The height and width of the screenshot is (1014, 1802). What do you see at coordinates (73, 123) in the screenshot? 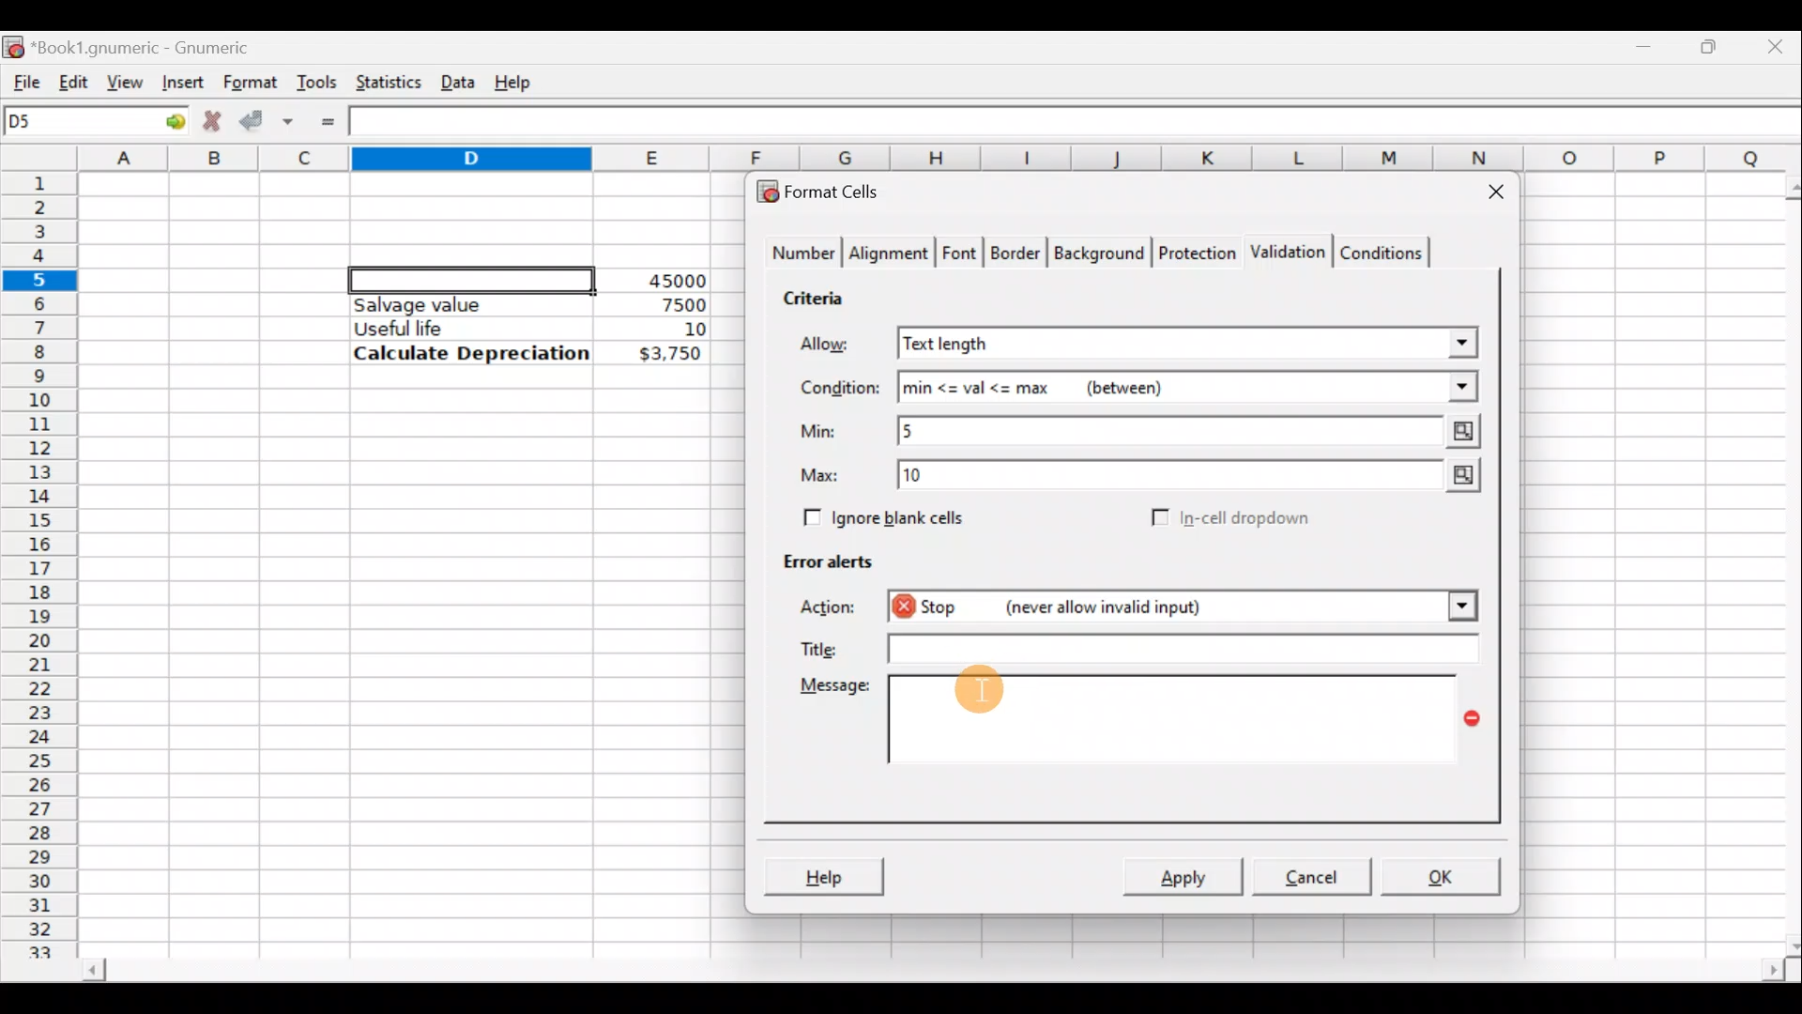
I see `Cell name D5` at bounding box center [73, 123].